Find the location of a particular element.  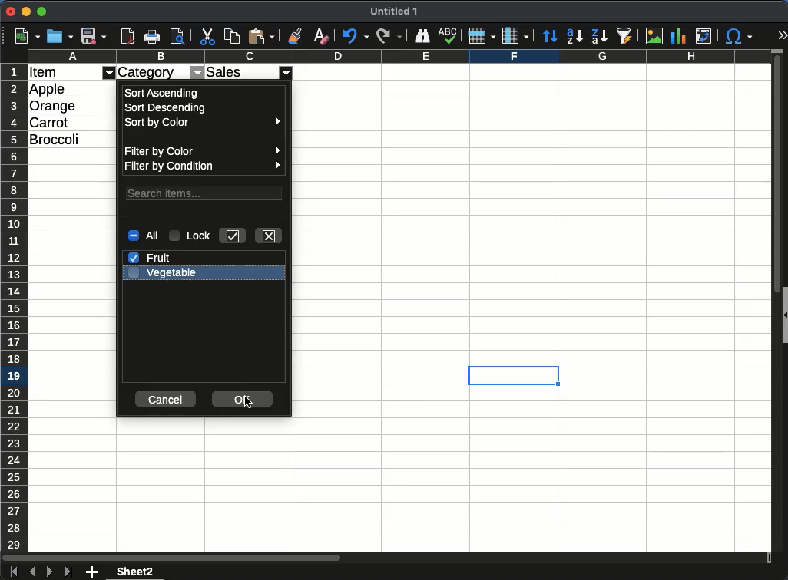

chart is located at coordinates (681, 36).